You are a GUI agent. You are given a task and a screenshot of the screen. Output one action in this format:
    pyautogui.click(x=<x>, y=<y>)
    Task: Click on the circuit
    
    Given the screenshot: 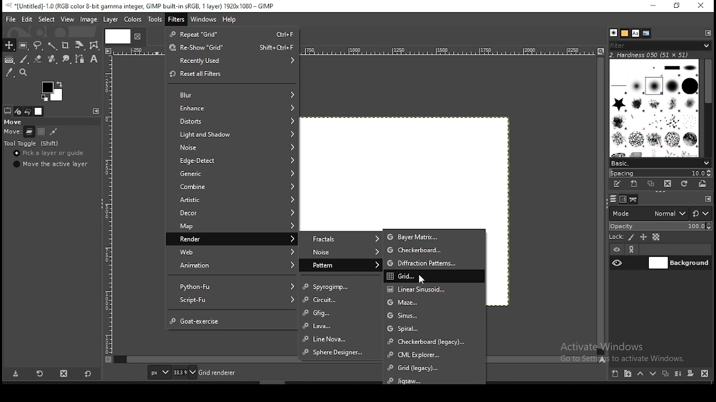 What is the action you would take?
    pyautogui.click(x=341, y=299)
    